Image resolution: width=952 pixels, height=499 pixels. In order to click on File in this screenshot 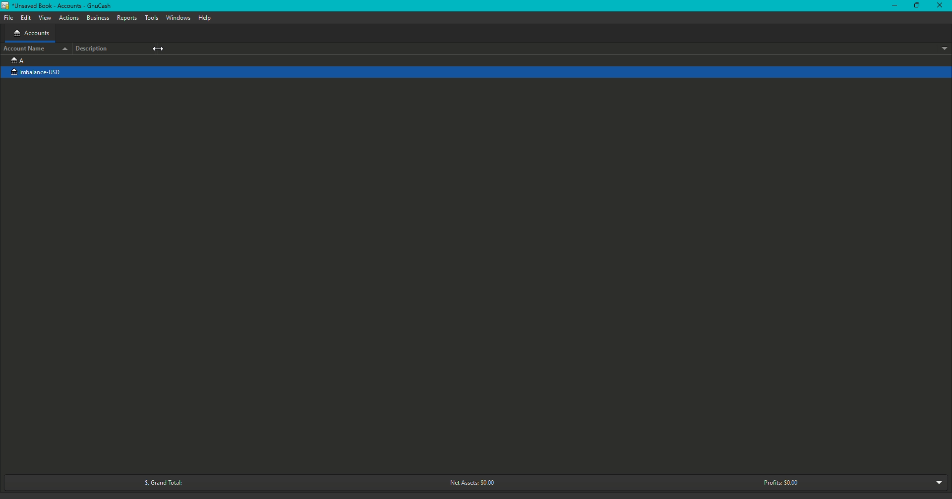, I will do `click(11, 17)`.